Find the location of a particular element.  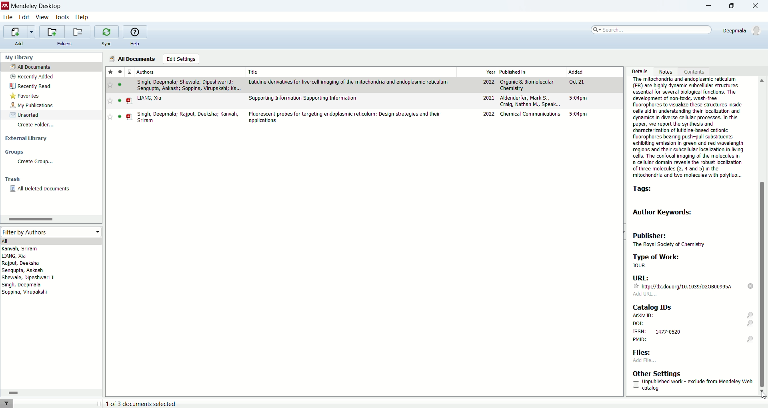

close is located at coordinates (758, 6).